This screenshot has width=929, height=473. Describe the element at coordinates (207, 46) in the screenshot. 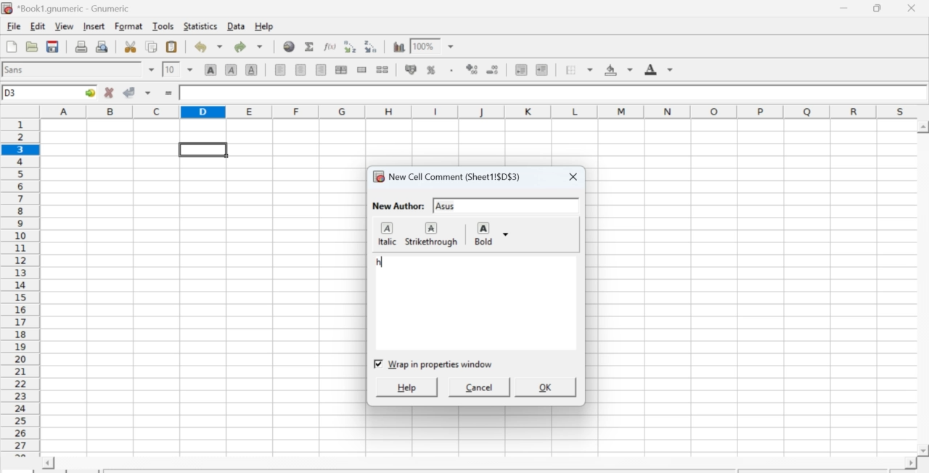

I see `Undo` at that location.